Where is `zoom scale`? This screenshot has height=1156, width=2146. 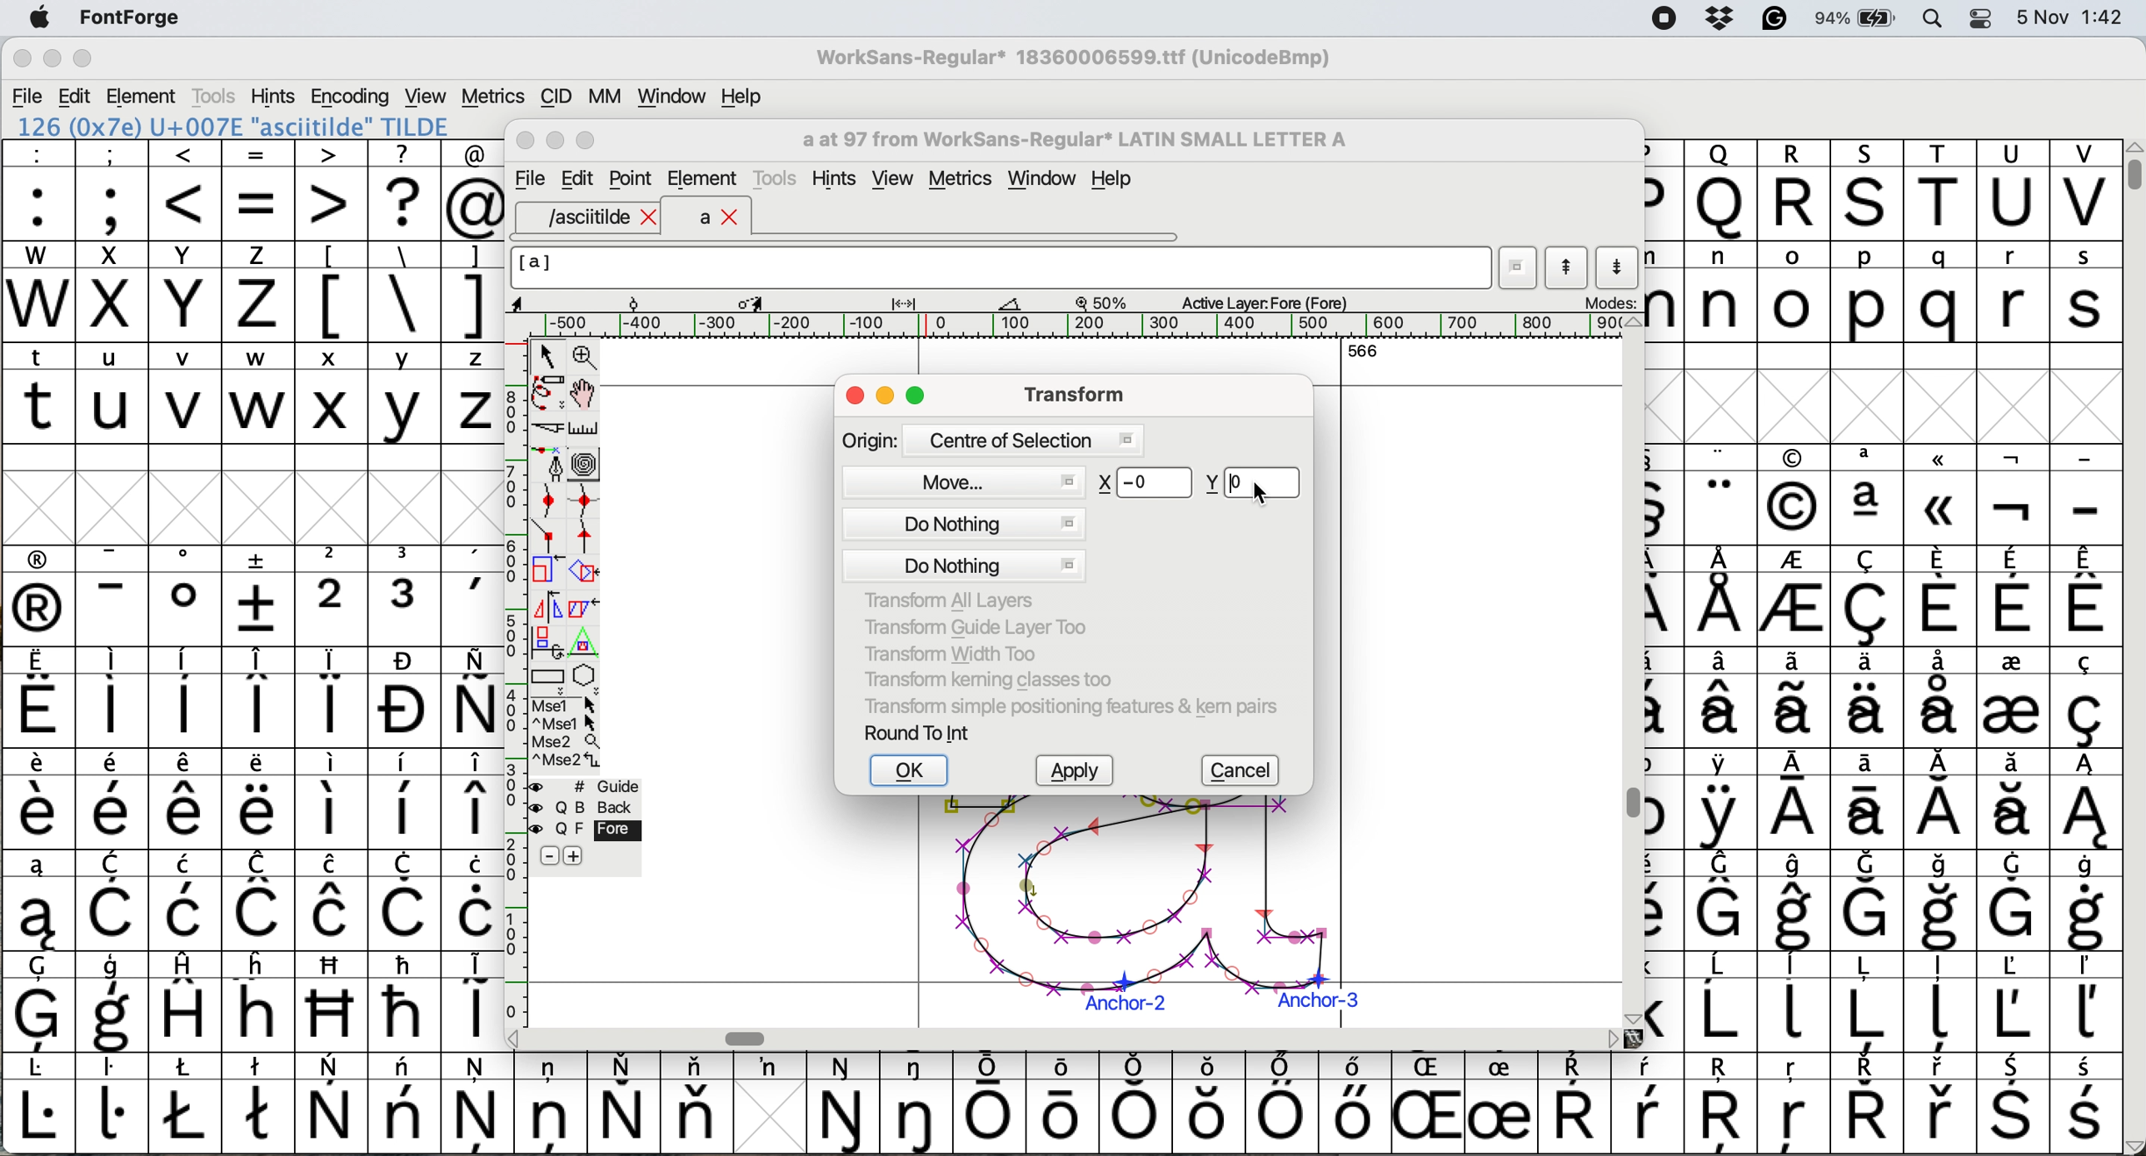 zoom scale is located at coordinates (1107, 302).